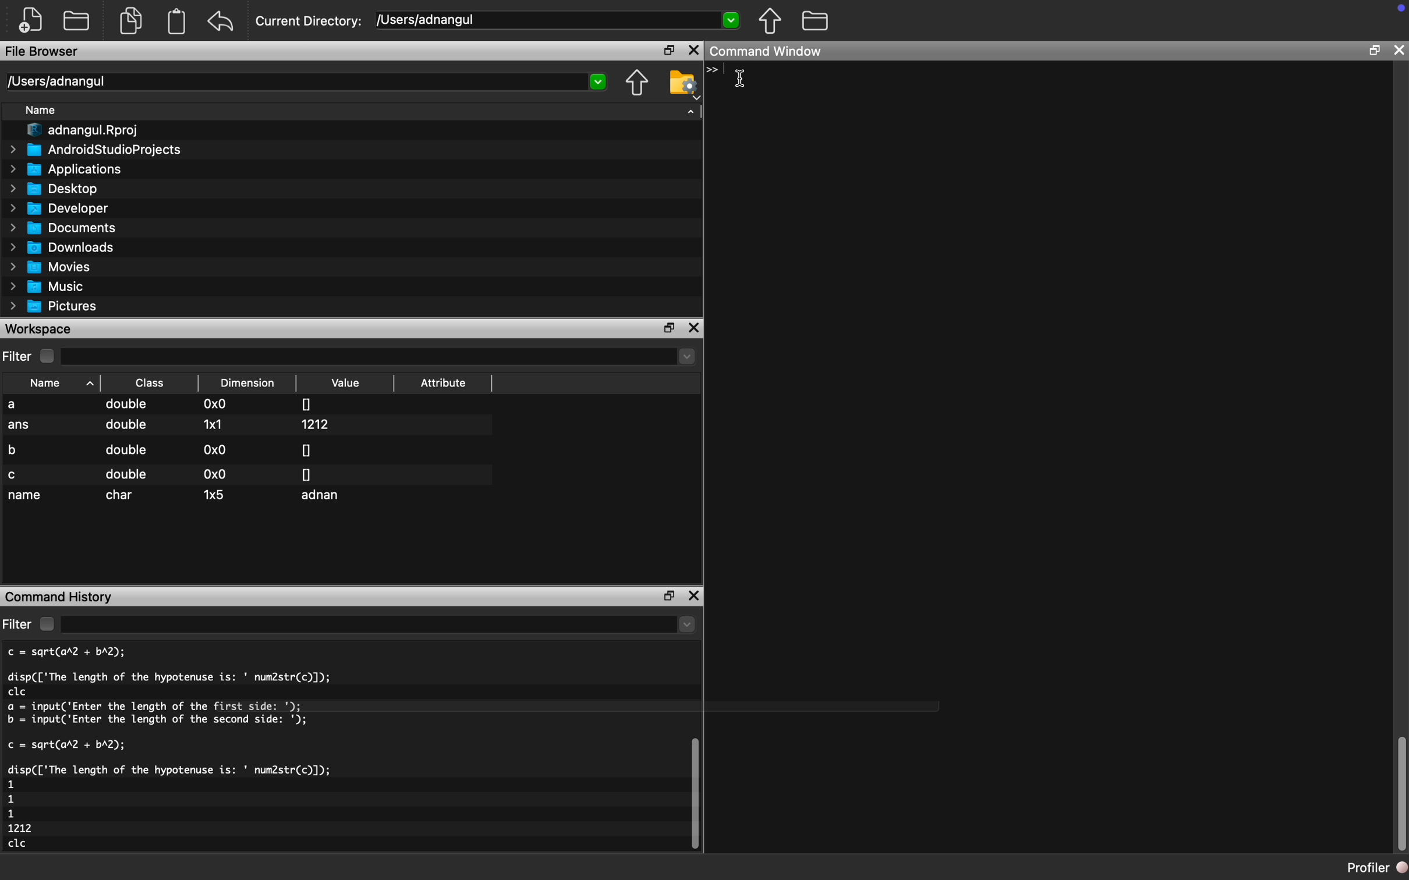  Describe the element at coordinates (251, 383) in the screenshot. I see `Dimension` at that location.